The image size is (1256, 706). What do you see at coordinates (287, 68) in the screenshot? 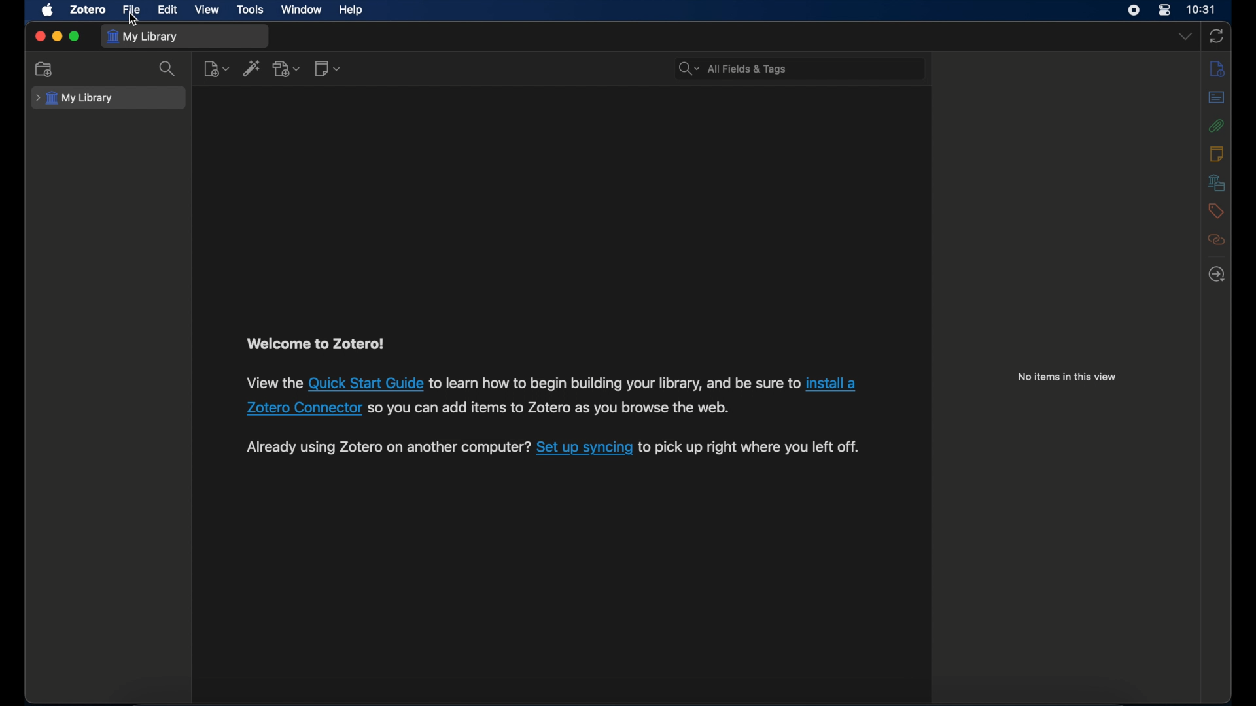
I see `add attachment` at bounding box center [287, 68].